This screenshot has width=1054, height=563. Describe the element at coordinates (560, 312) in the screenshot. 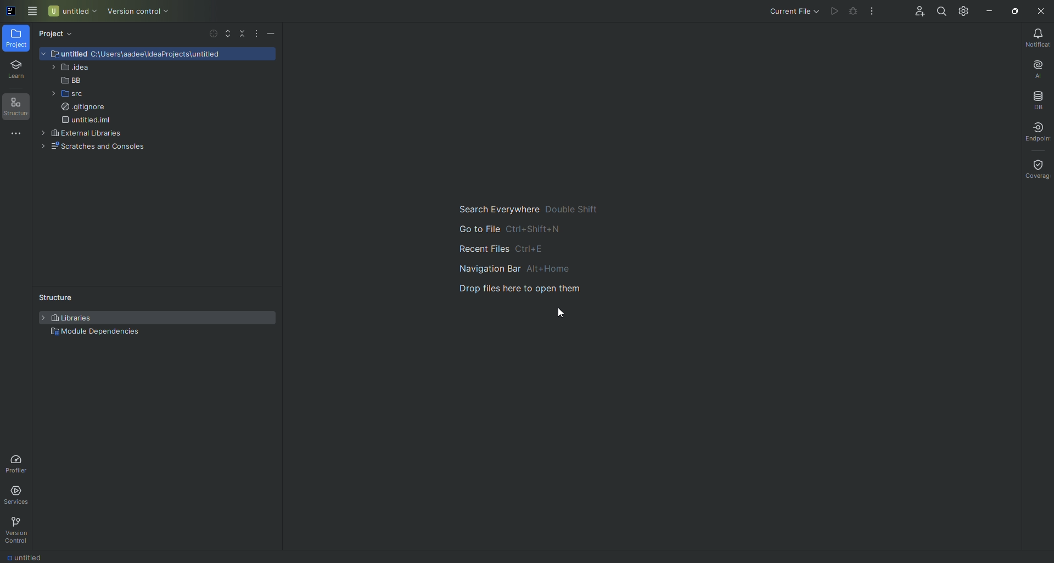

I see `Pointer` at that location.